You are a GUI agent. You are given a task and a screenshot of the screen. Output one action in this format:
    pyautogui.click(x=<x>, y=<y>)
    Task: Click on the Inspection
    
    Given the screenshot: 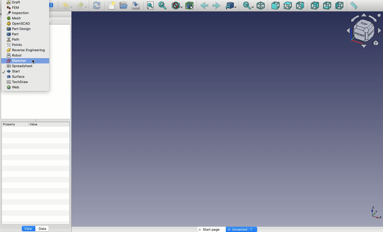 What is the action you would take?
    pyautogui.click(x=19, y=13)
    